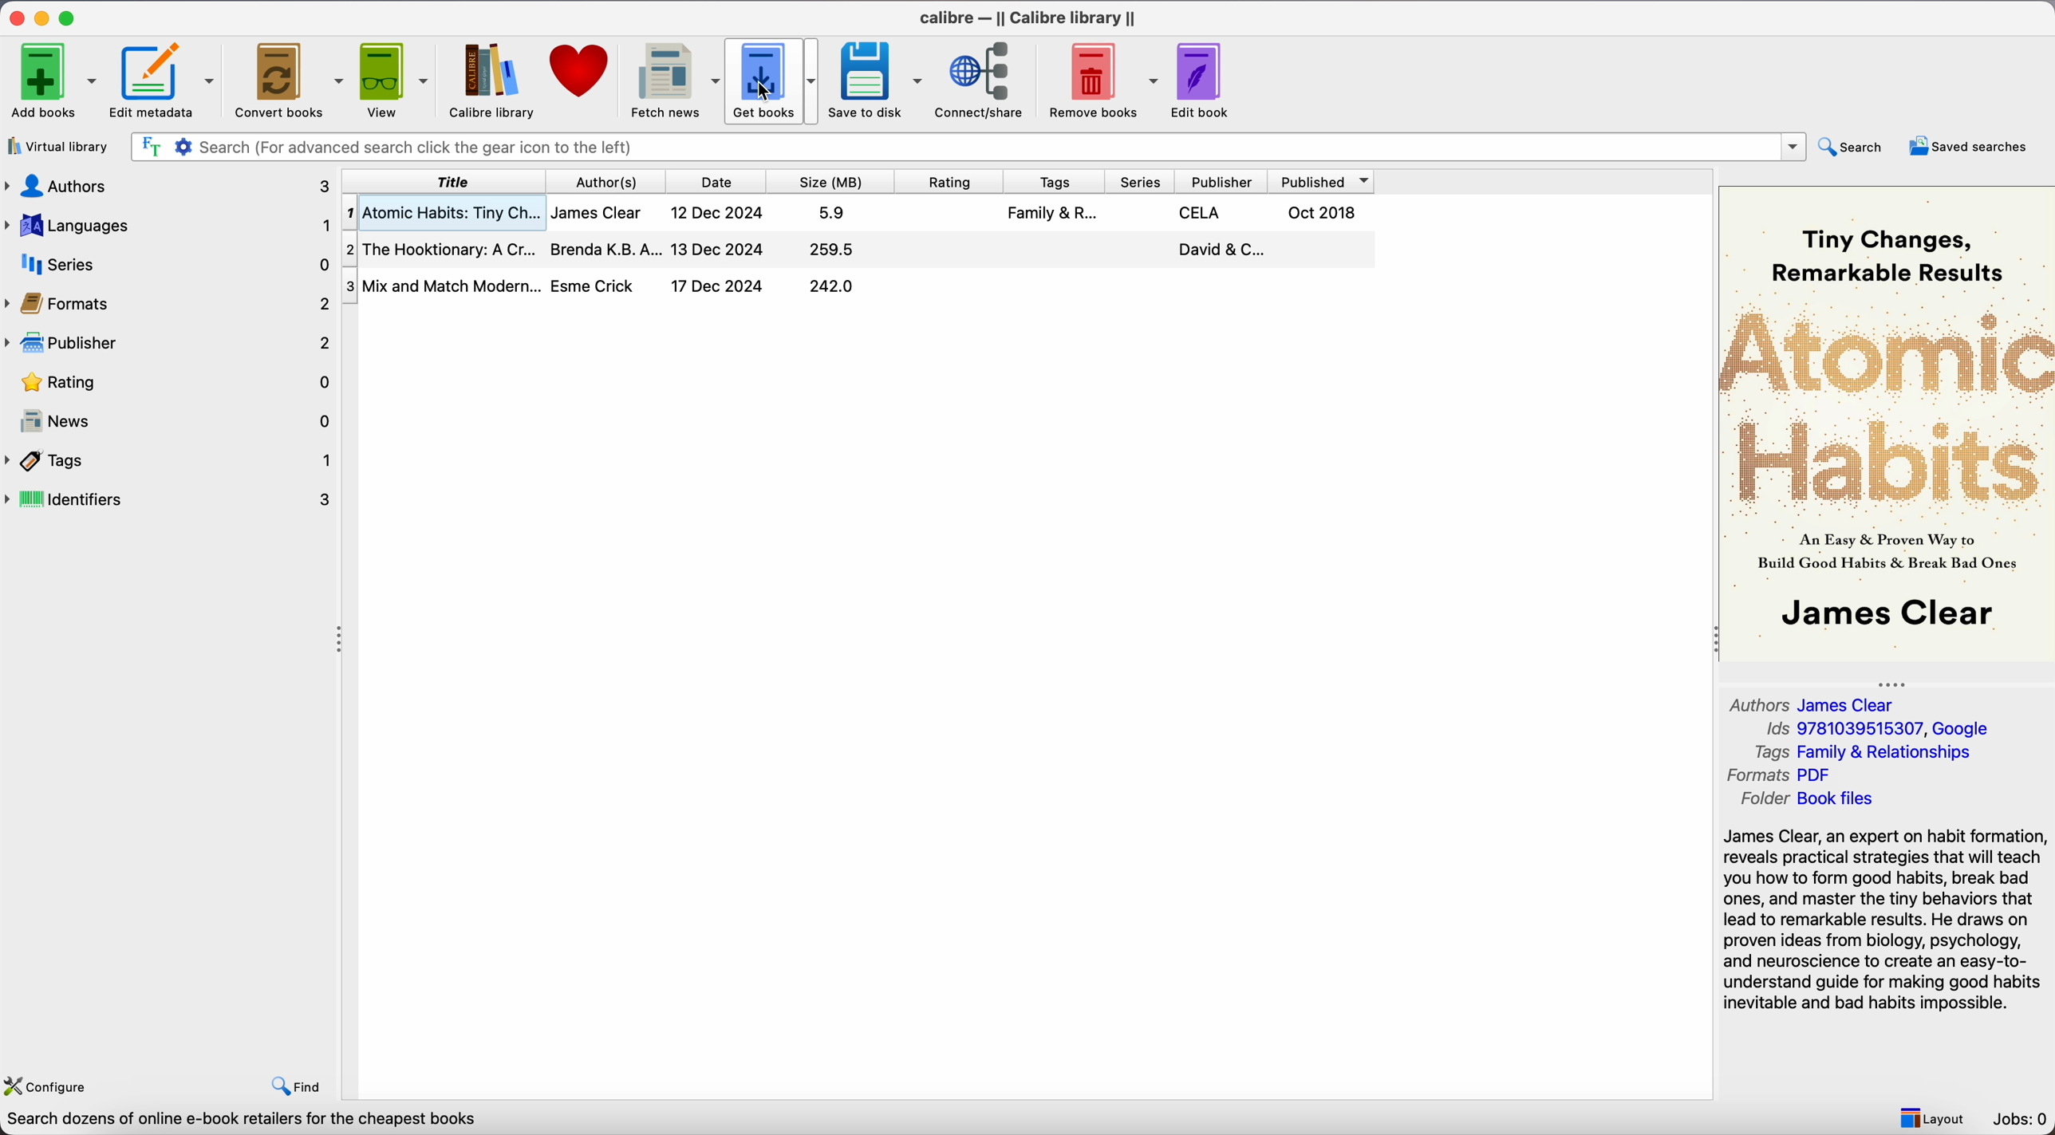  Describe the element at coordinates (595, 213) in the screenshot. I see `James Clear` at that location.